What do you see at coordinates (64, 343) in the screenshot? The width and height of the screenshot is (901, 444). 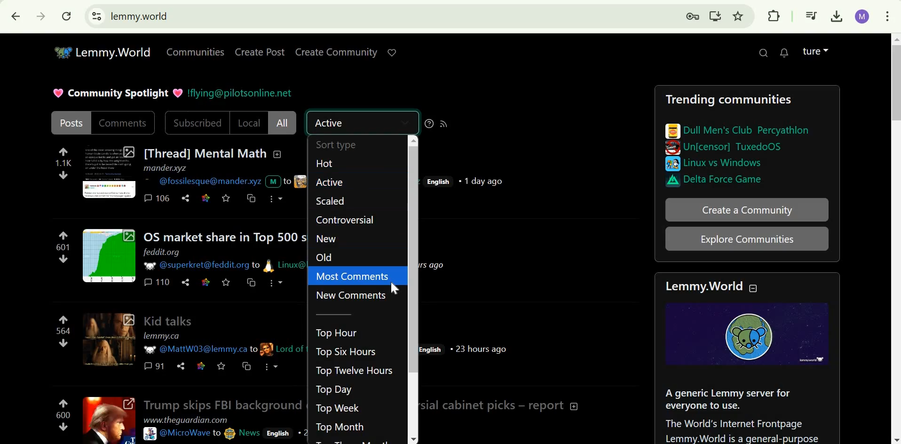 I see `downvote` at bounding box center [64, 343].